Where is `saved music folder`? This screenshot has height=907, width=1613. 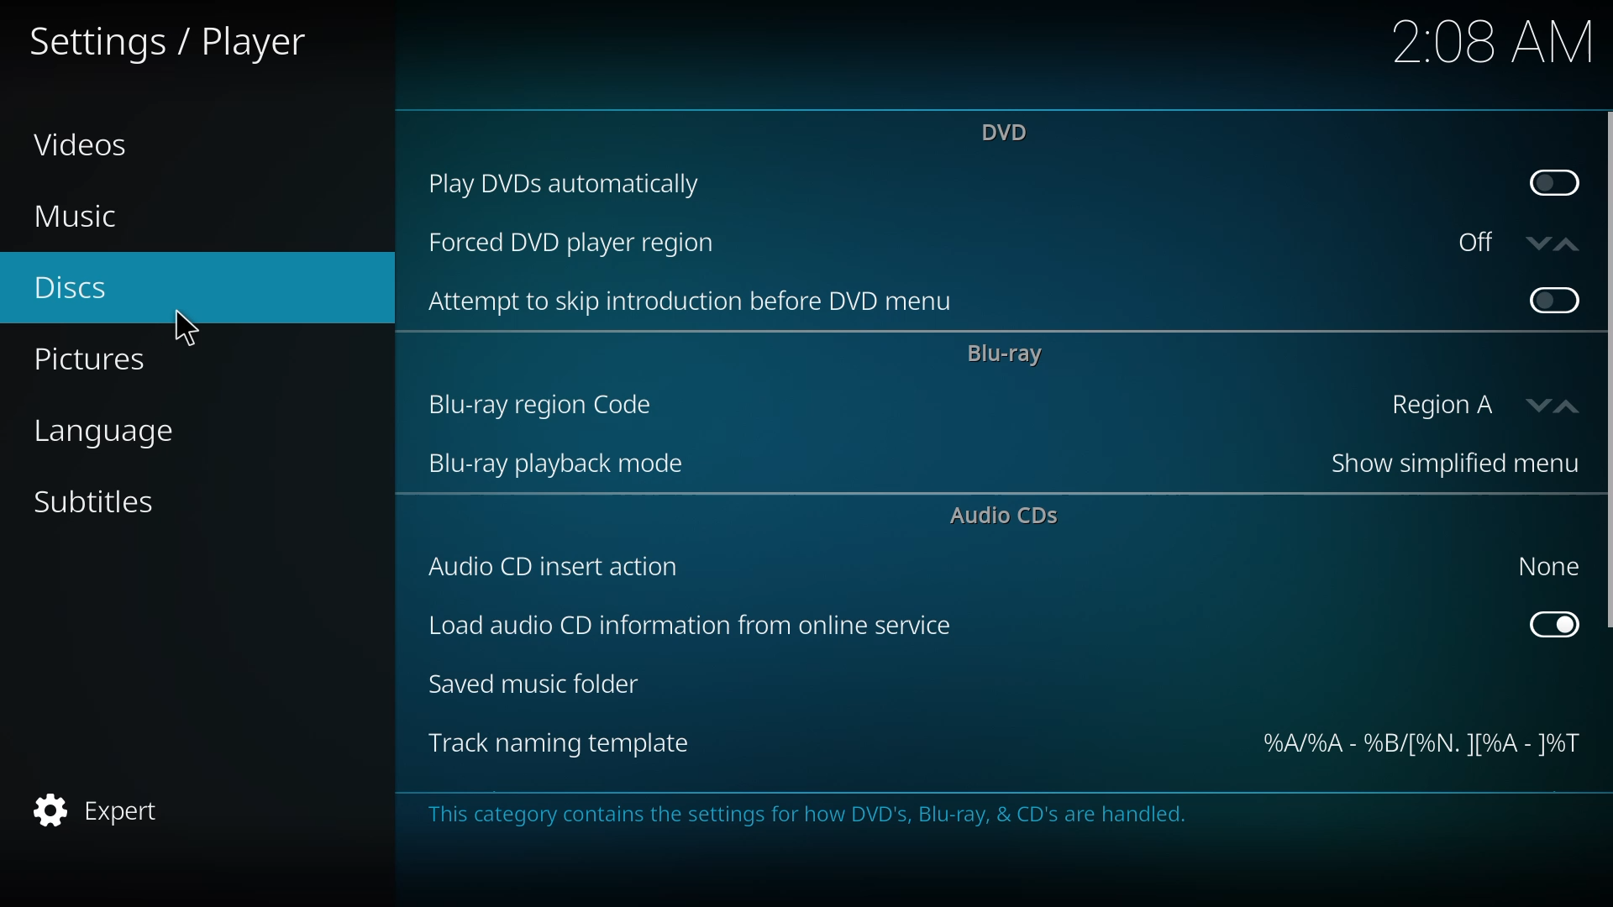 saved music folder is located at coordinates (540, 687).